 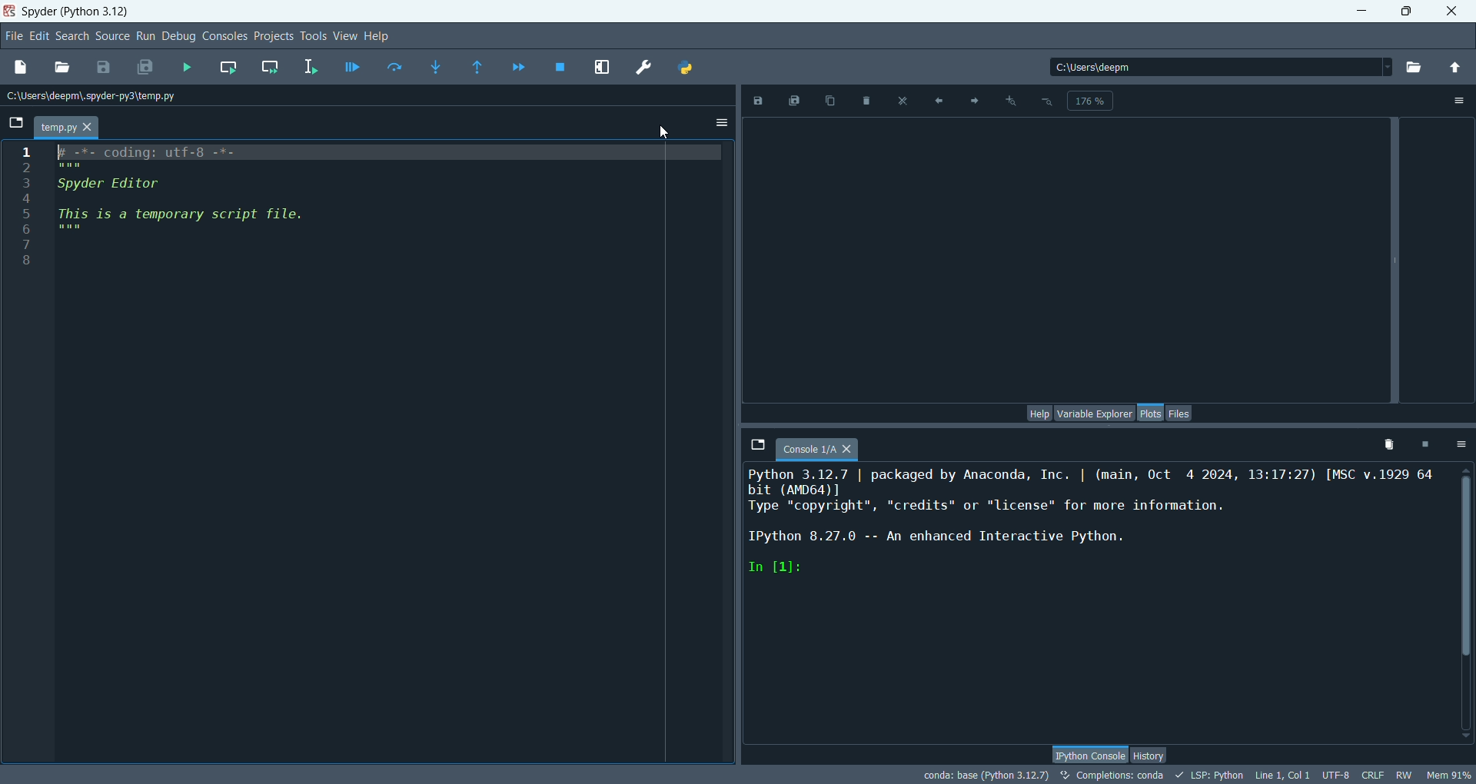 What do you see at coordinates (435, 67) in the screenshot?
I see `step into function` at bounding box center [435, 67].